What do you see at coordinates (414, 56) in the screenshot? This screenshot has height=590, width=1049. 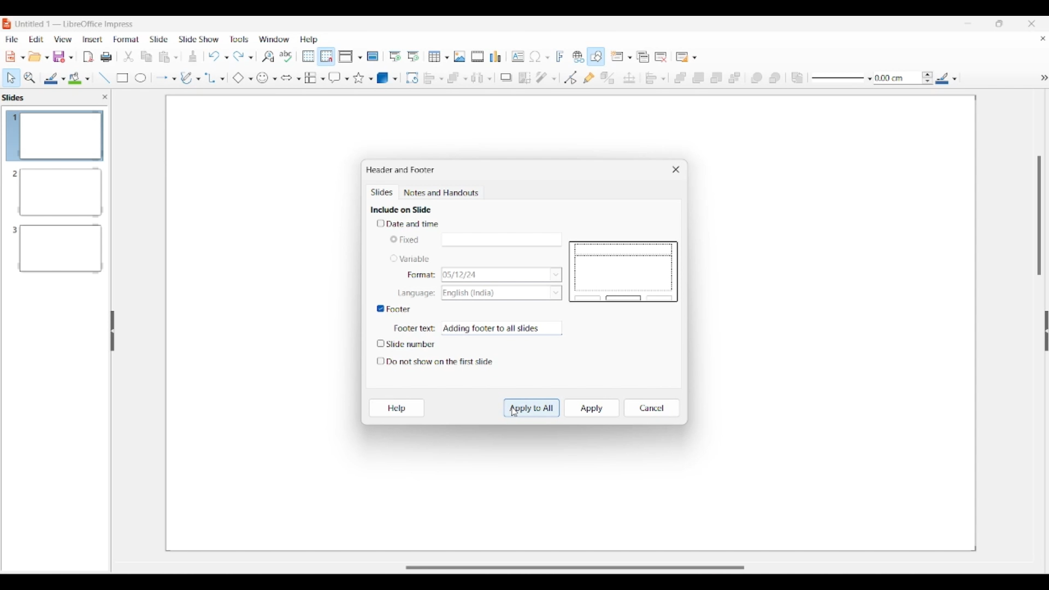 I see `Start from current slide` at bounding box center [414, 56].